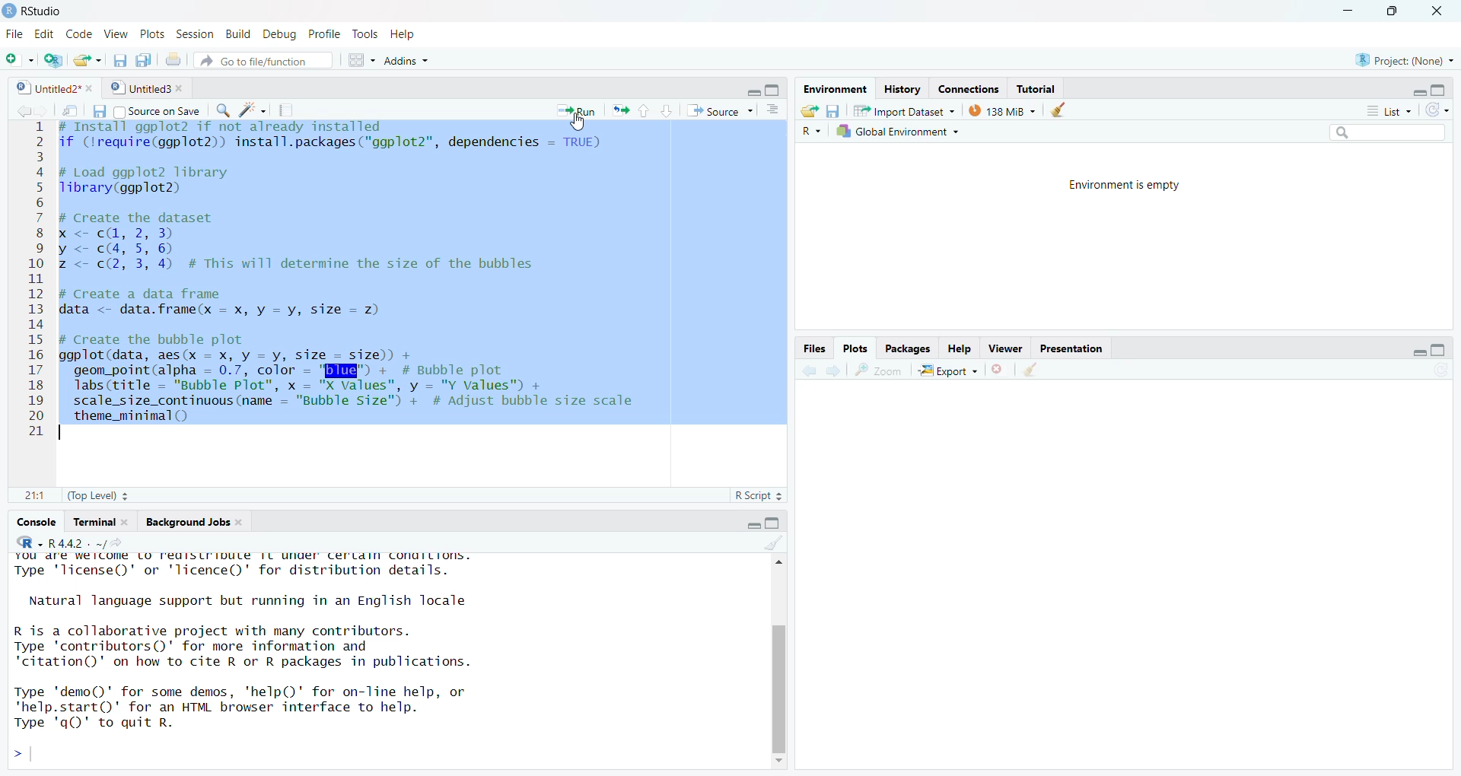  I want to click on zoom, so click(880, 371).